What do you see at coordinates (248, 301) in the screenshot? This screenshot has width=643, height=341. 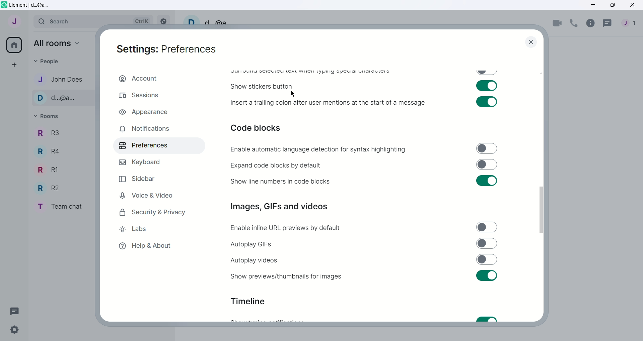 I see `Timeline` at bounding box center [248, 301].